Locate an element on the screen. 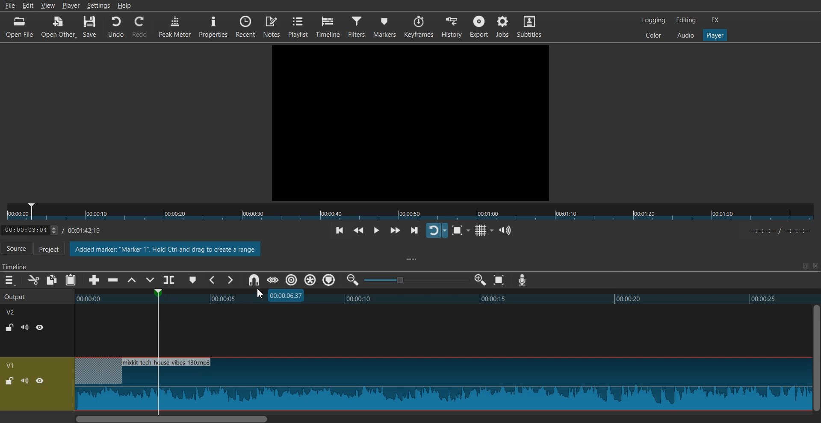 The image size is (821, 423). Snap is located at coordinates (254, 280).